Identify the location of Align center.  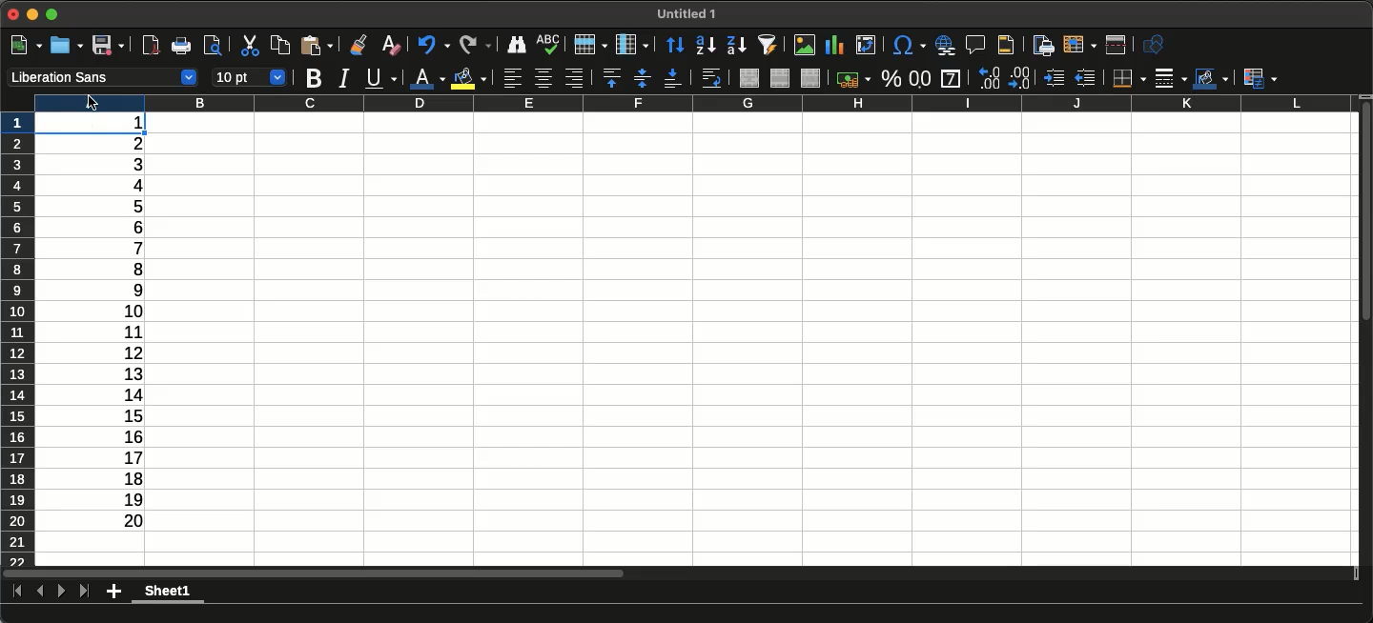
(543, 78).